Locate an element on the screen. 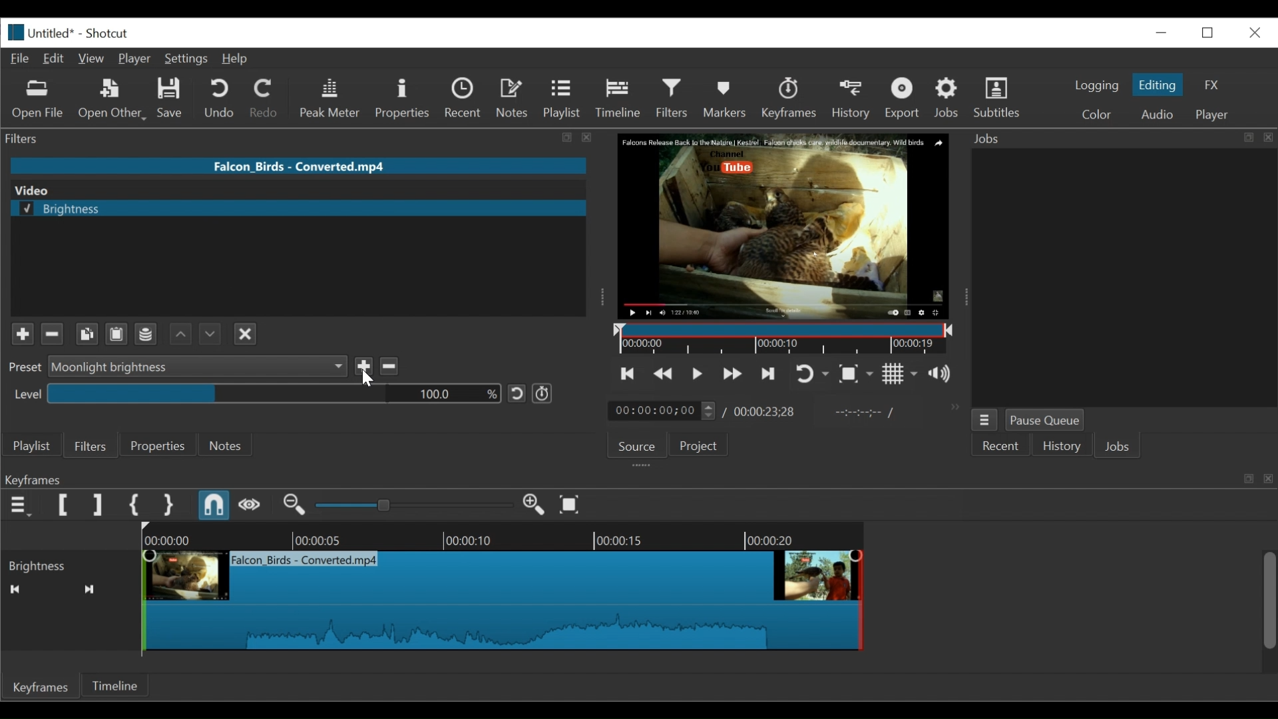 The image size is (1278, 719). Timeline is located at coordinates (780, 338).